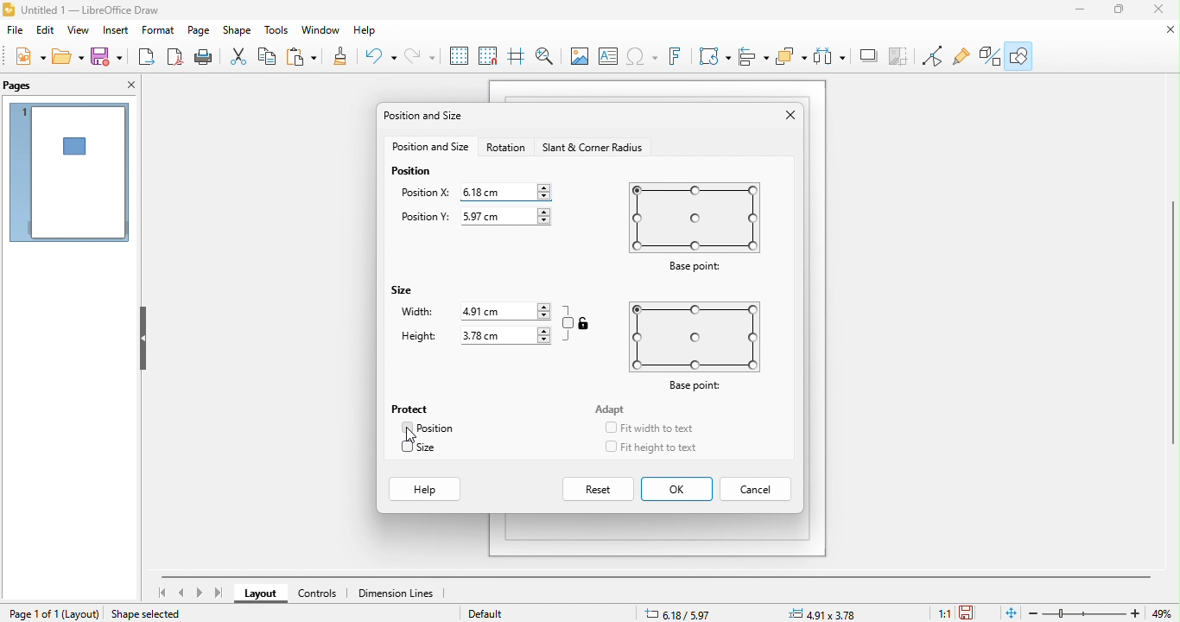  I want to click on select at least three object to distribute, so click(792, 56).